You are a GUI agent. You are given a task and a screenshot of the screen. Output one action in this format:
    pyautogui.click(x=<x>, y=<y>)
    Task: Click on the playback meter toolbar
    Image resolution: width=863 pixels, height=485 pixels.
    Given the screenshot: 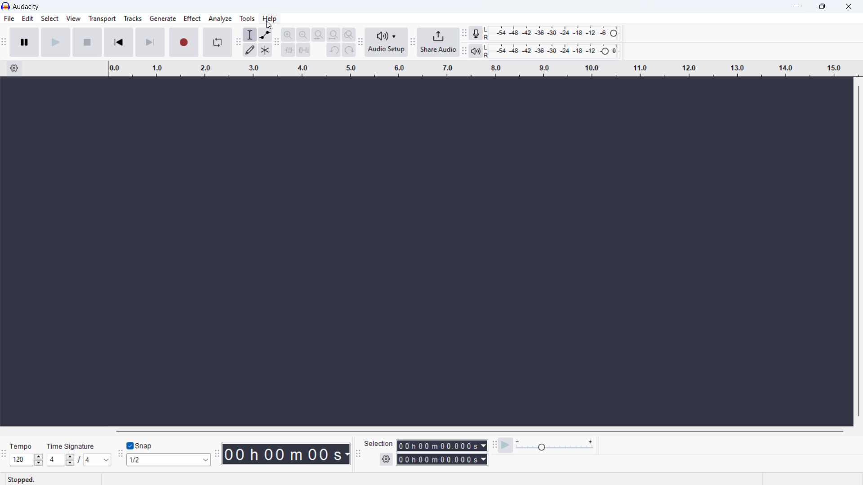 What is the action you would take?
    pyautogui.click(x=464, y=52)
    